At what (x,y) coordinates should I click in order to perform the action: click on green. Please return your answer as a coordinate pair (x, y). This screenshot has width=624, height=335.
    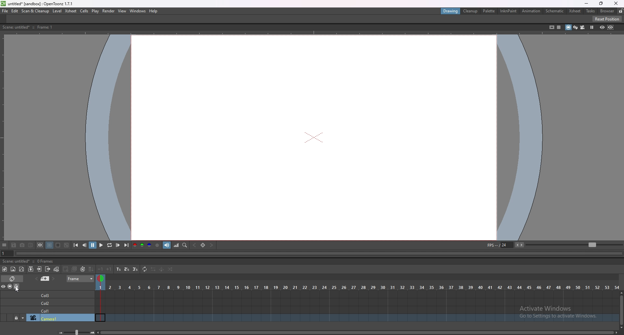
    Looking at the image, I should click on (142, 245).